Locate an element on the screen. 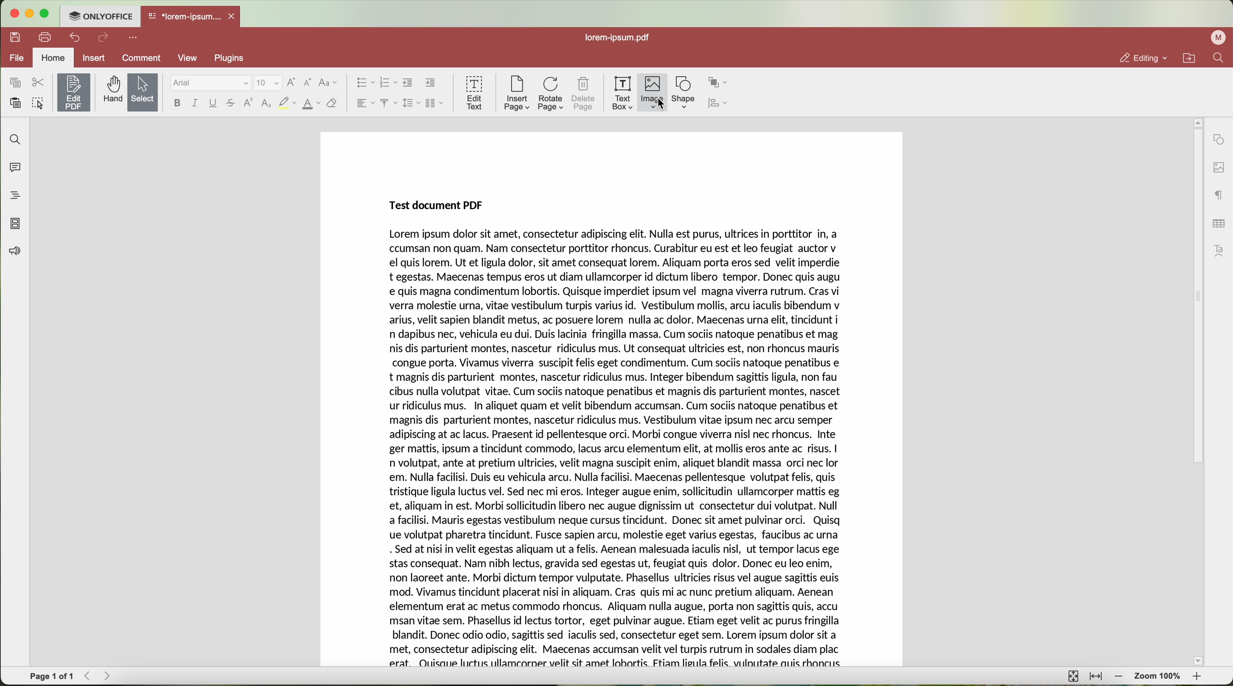 This screenshot has height=686, width=1233. file is located at coordinates (15, 59).